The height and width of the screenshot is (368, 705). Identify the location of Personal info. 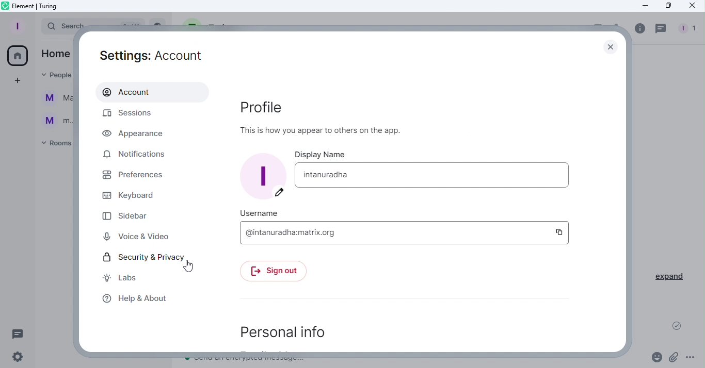
(281, 327).